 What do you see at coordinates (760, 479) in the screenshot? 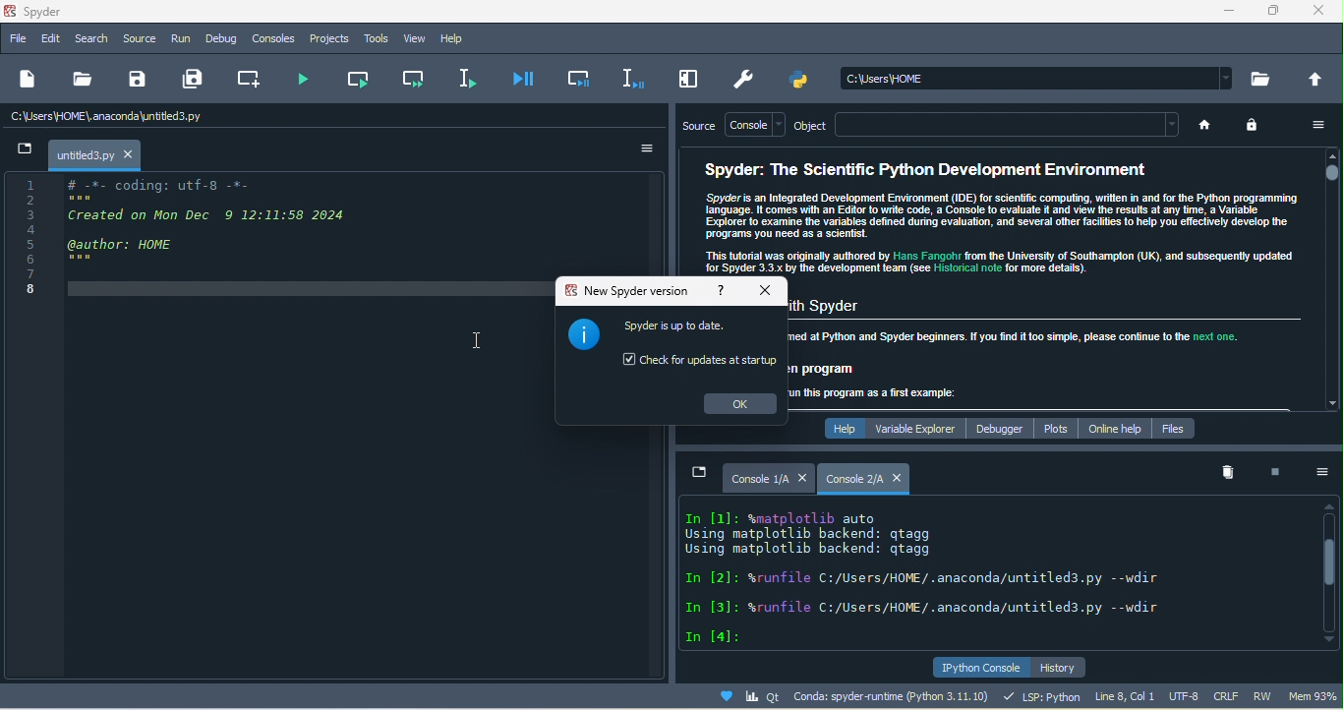
I see `Console 1/A` at bounding box center [760, 479].